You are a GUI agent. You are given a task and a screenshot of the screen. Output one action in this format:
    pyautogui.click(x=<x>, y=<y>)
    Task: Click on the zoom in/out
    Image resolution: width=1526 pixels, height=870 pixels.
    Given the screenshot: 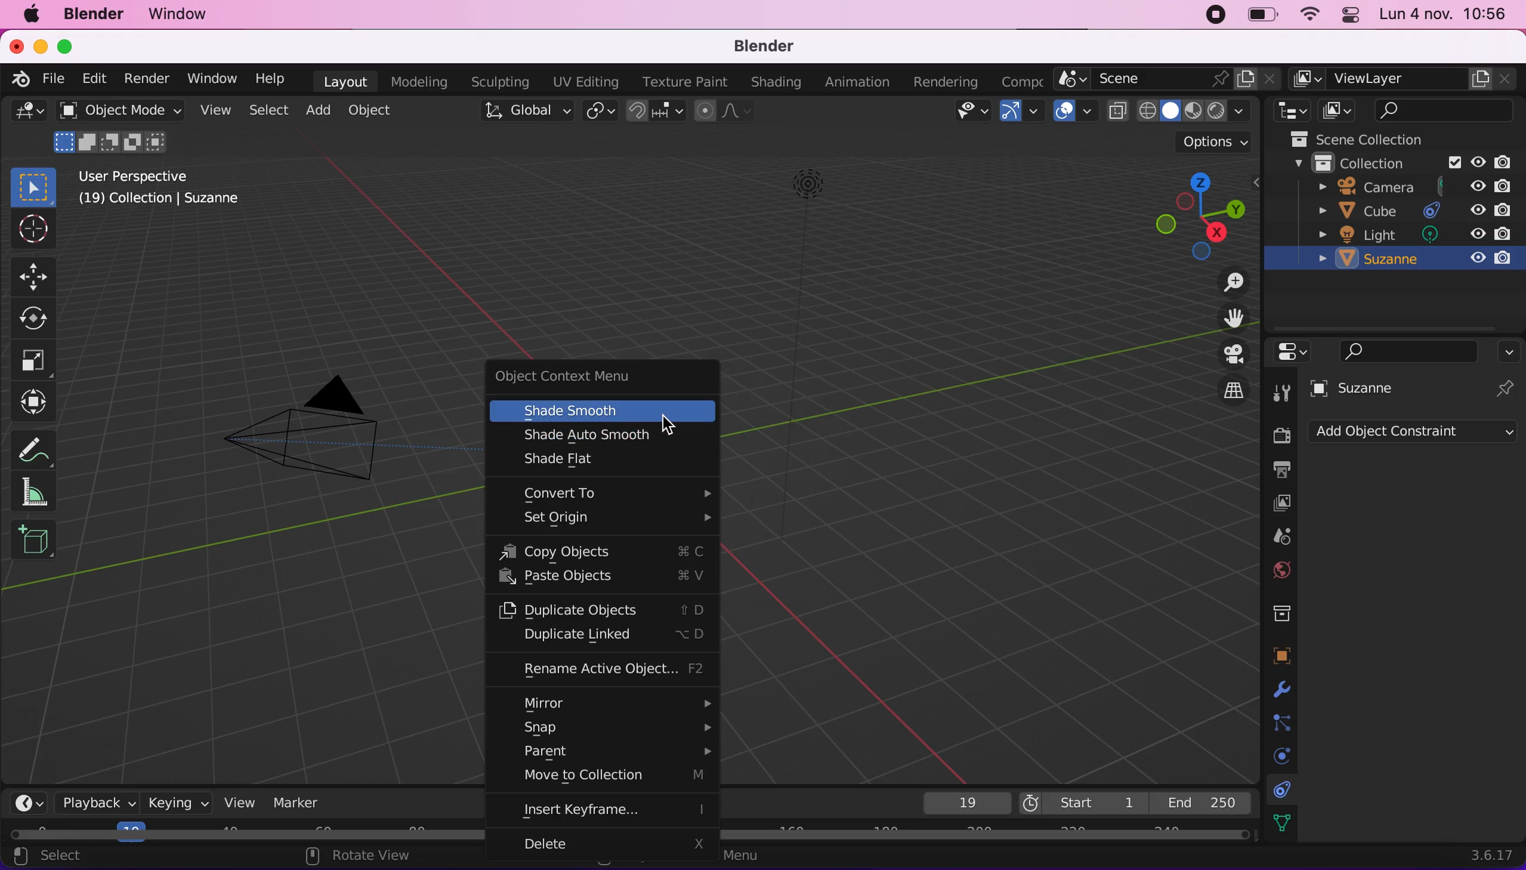 What is the action you would take?
    pyautogui.click(x=1229, y=281)
    